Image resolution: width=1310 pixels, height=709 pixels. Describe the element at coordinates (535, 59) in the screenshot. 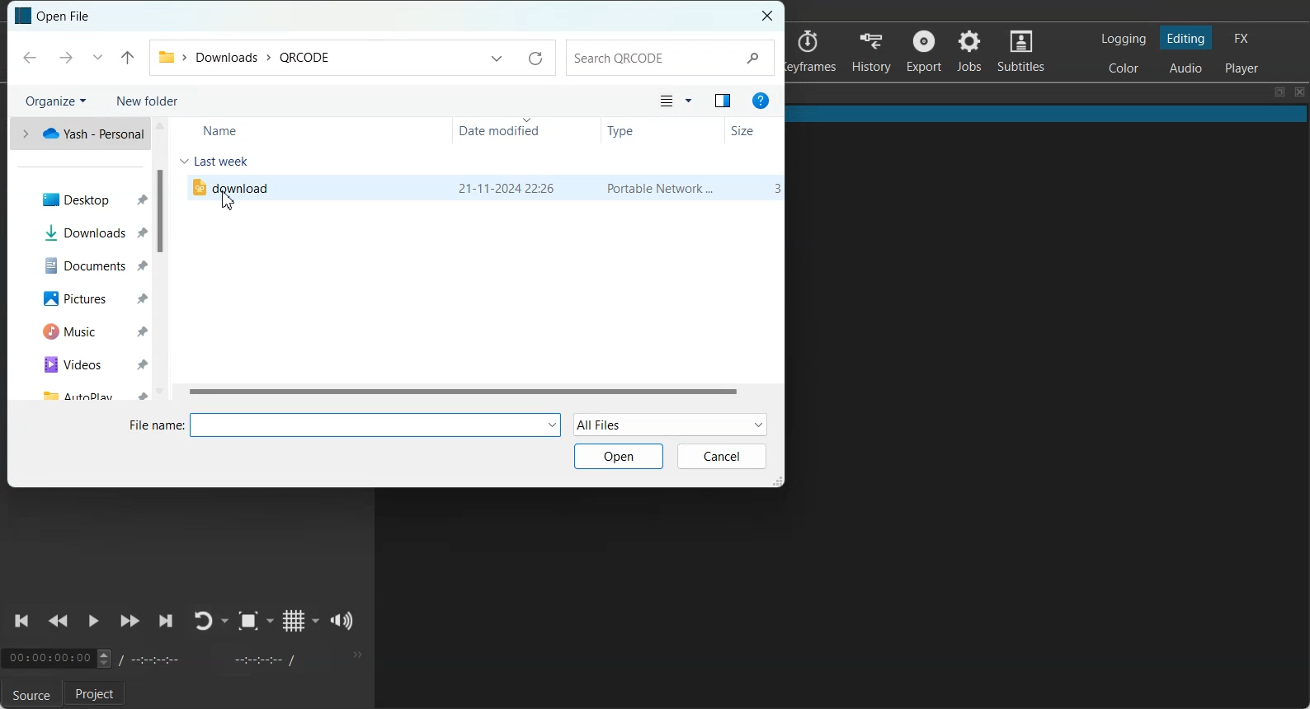

I see `Refresh` at that location.